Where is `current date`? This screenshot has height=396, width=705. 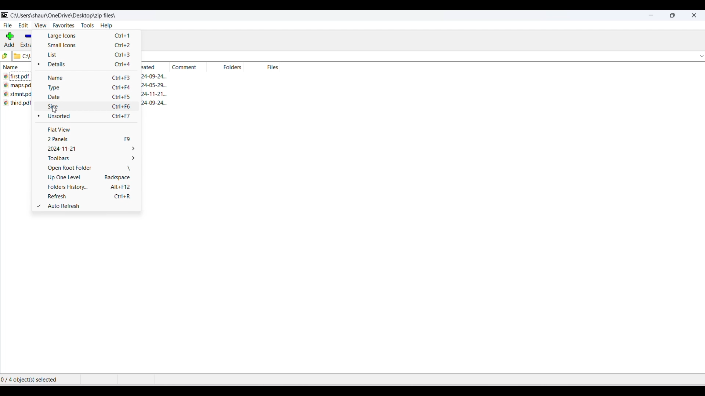
current date is located at coordinates (88, 150).